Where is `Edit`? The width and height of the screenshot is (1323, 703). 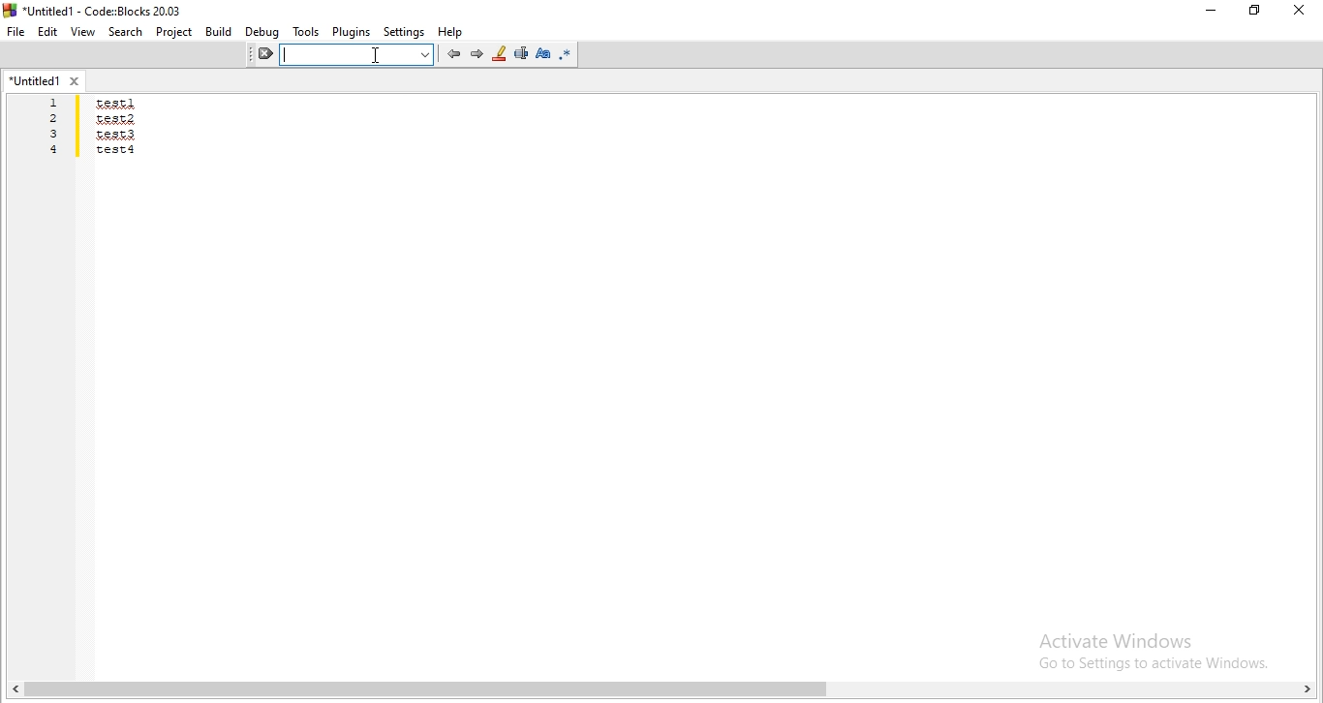
Edit is located at coordinates (47, 32).